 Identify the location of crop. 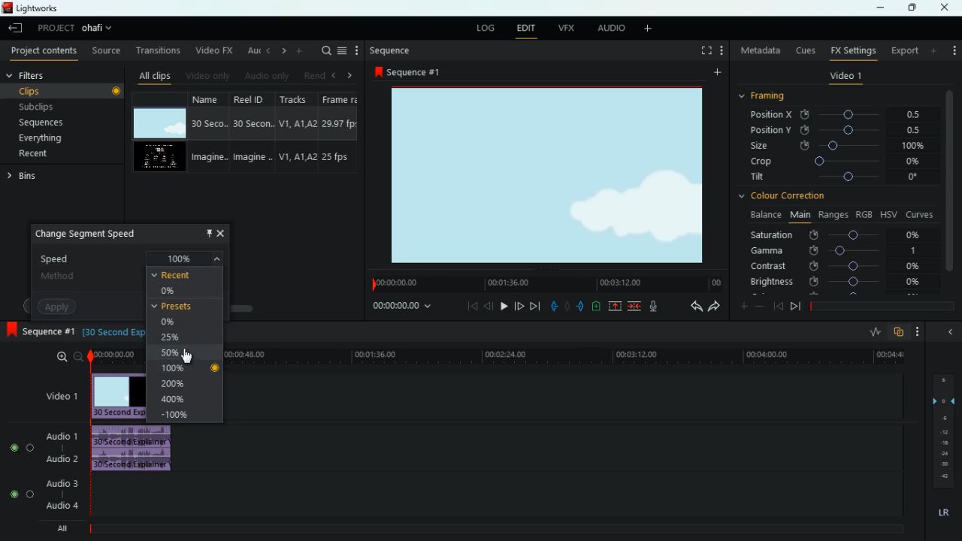
(836, 163).